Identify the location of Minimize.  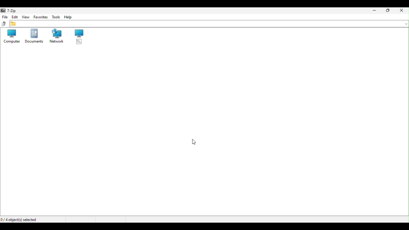
(373, 10).